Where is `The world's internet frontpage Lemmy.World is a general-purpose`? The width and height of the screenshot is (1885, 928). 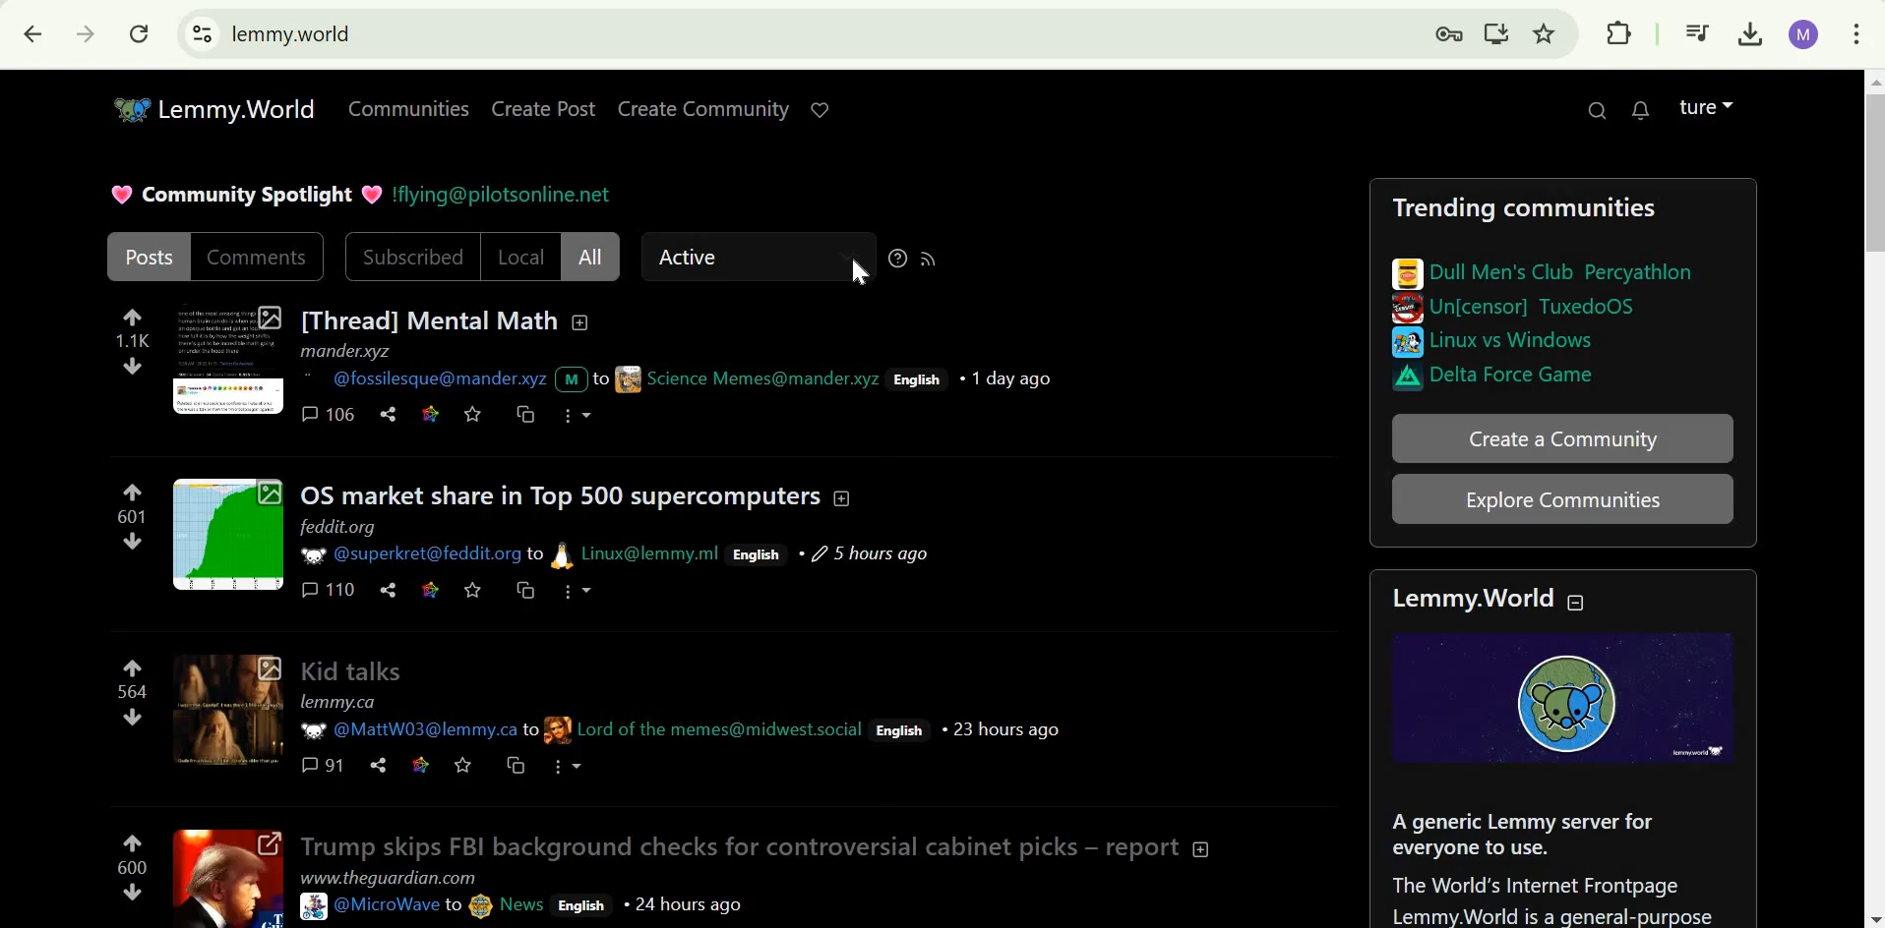 The world's internet frontpage Lemmy.World is a general-purpose is located at coordinates (1551, 898).